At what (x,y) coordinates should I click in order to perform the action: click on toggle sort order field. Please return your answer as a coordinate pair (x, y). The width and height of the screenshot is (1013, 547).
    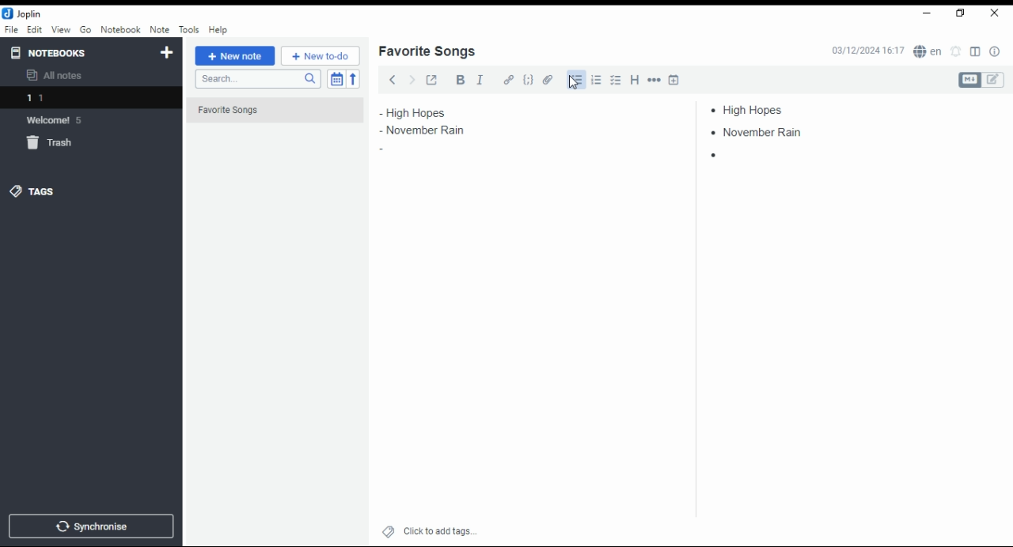
    Looking at the image, I should click on (336, 79).